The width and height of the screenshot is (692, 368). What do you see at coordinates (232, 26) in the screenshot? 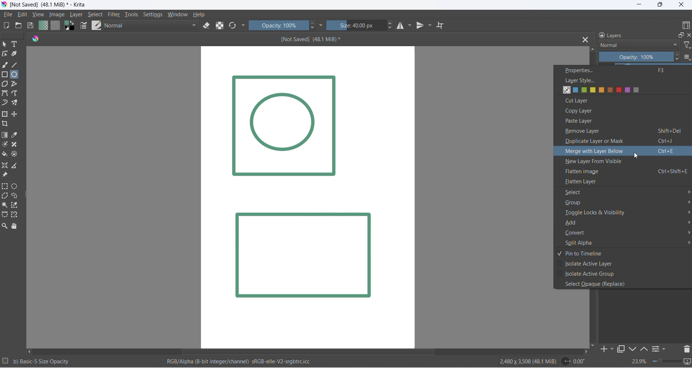
I see `refresh` at bounding box center [232, 26].